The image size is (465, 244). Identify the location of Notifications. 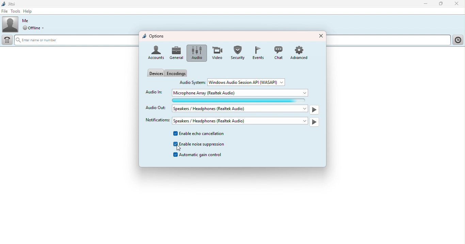
(156, 120).